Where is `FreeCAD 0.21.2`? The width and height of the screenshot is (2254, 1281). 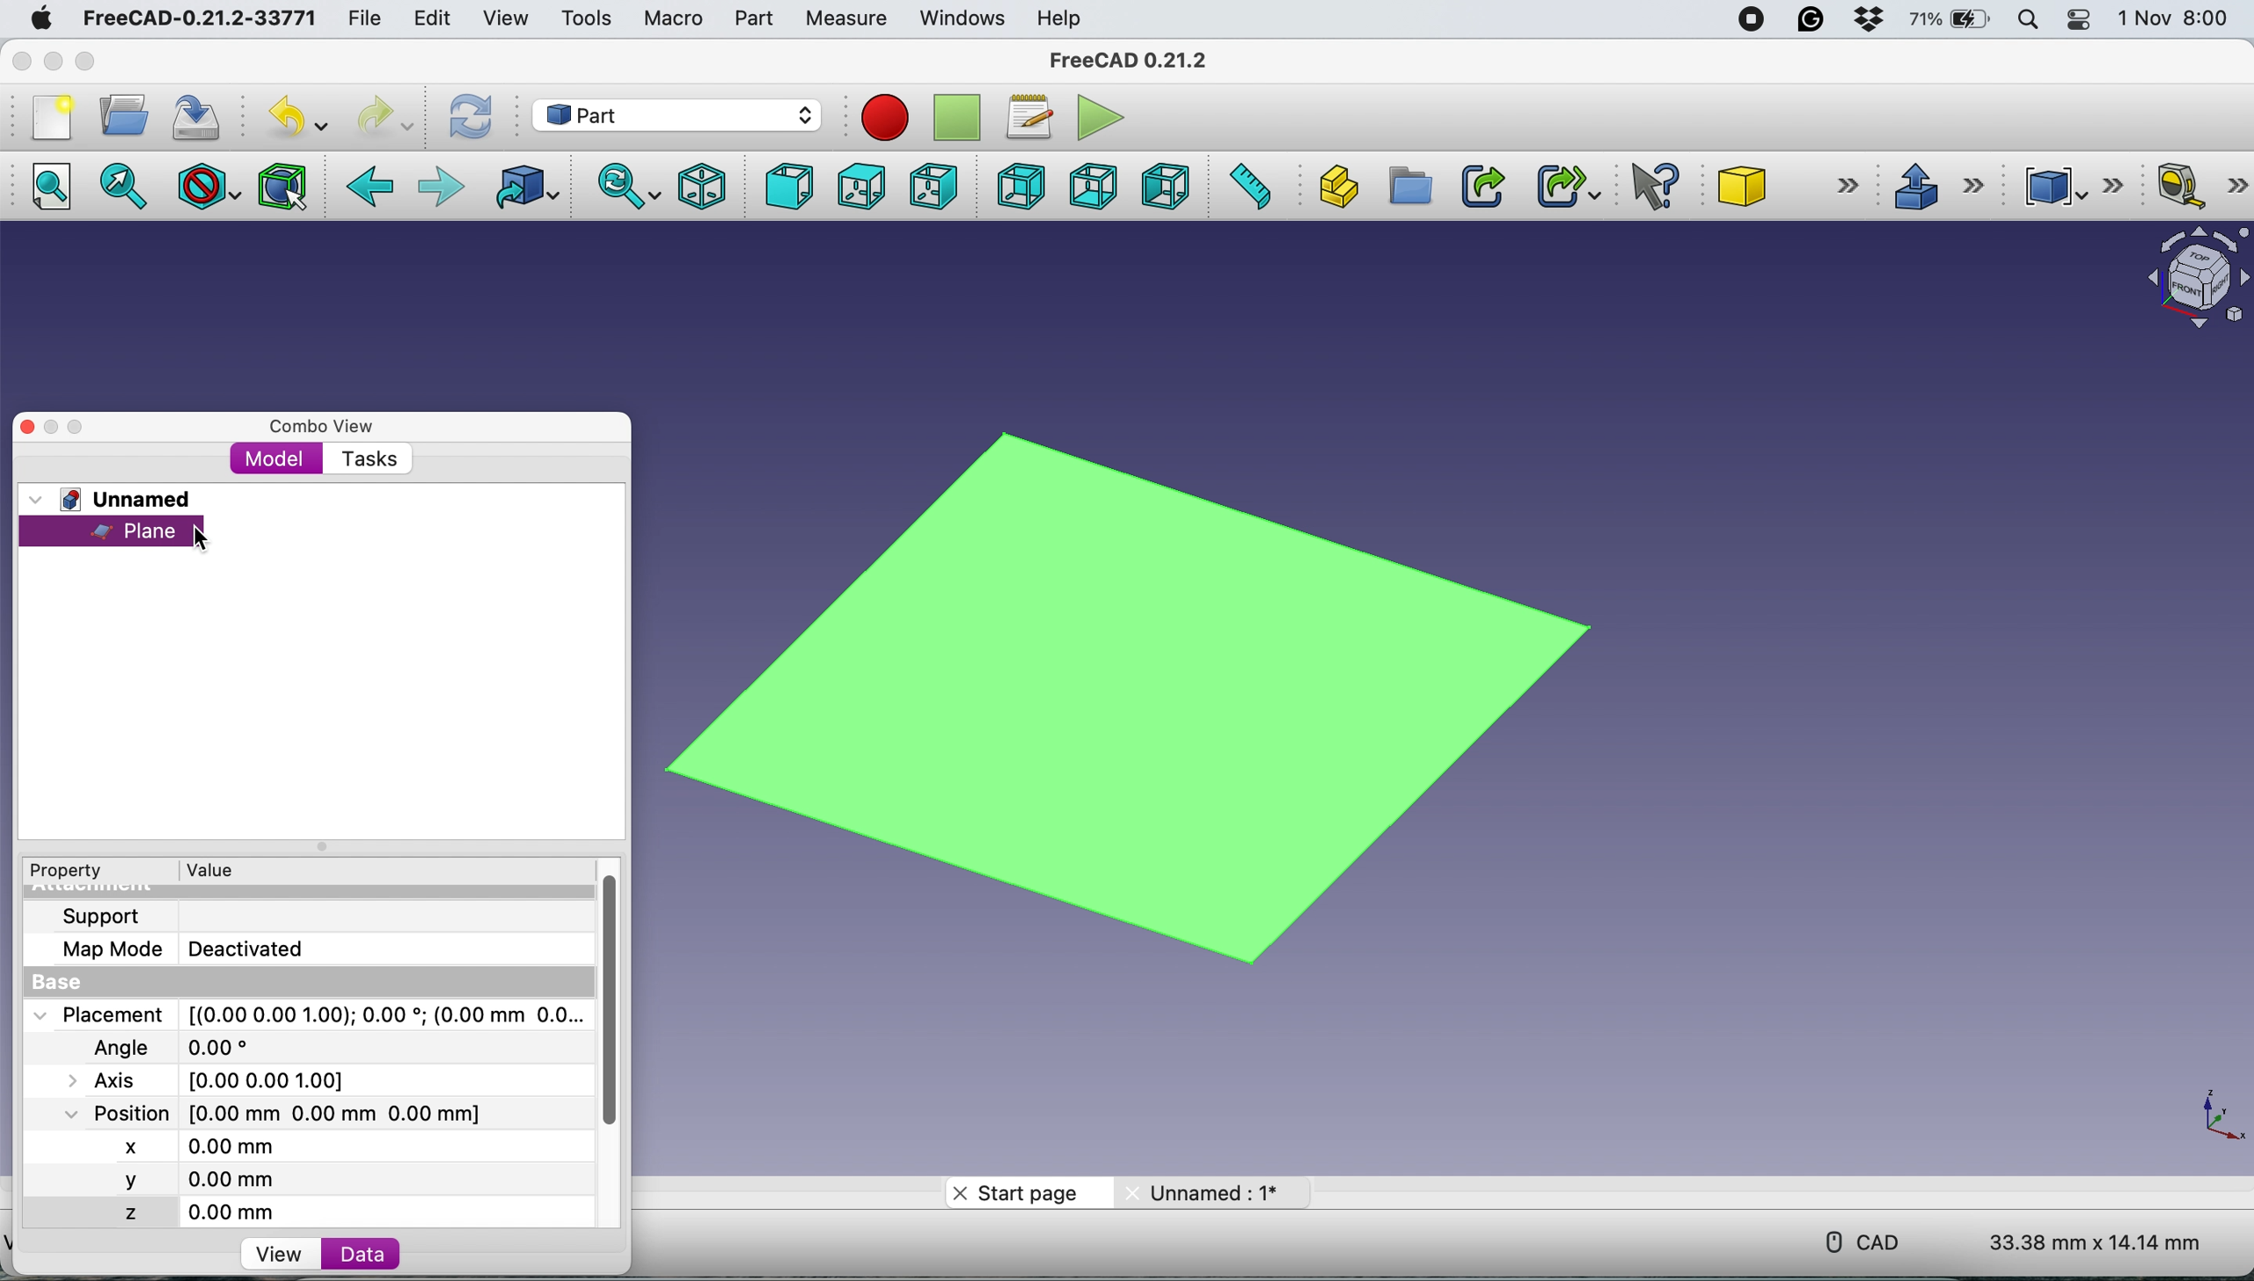
FreeCAD 0.21.2 is located at coordinates (1138, 62).